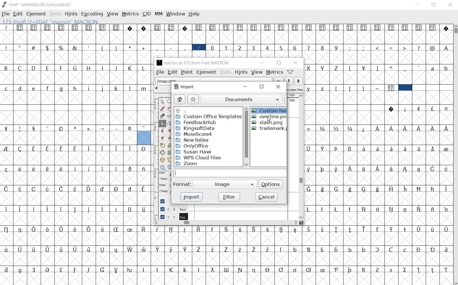 Image resolution: width=458 pixels, height=285 pixels. What do you see at coordinates (6, 67) in the screenshot?
I see `B` at bounding box center [6, 67].